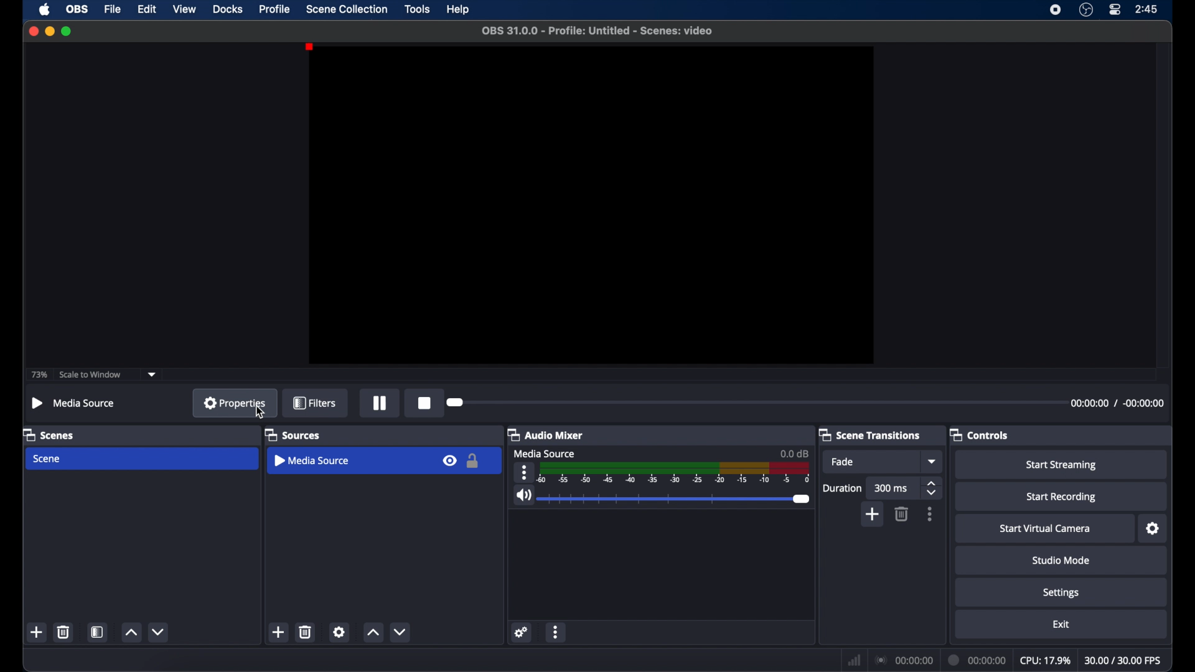 This screenshot has width=1195, height=672. Describe the element at coordinates (546, 435) in the screenshot. I see `audio mixer` at that location.